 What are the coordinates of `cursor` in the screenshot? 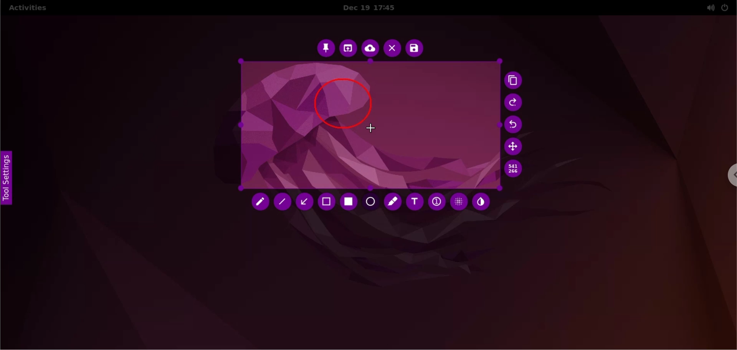 It's located at (372, 129).